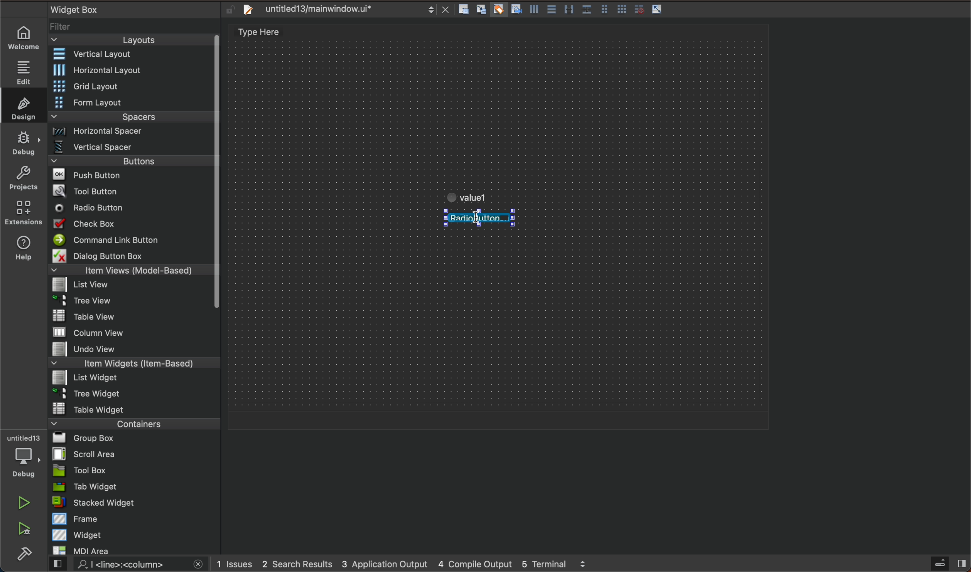  What do you see at coordinates (464, 224) in the screenshot?
I see `cursor` at bounding box center [464, 224].